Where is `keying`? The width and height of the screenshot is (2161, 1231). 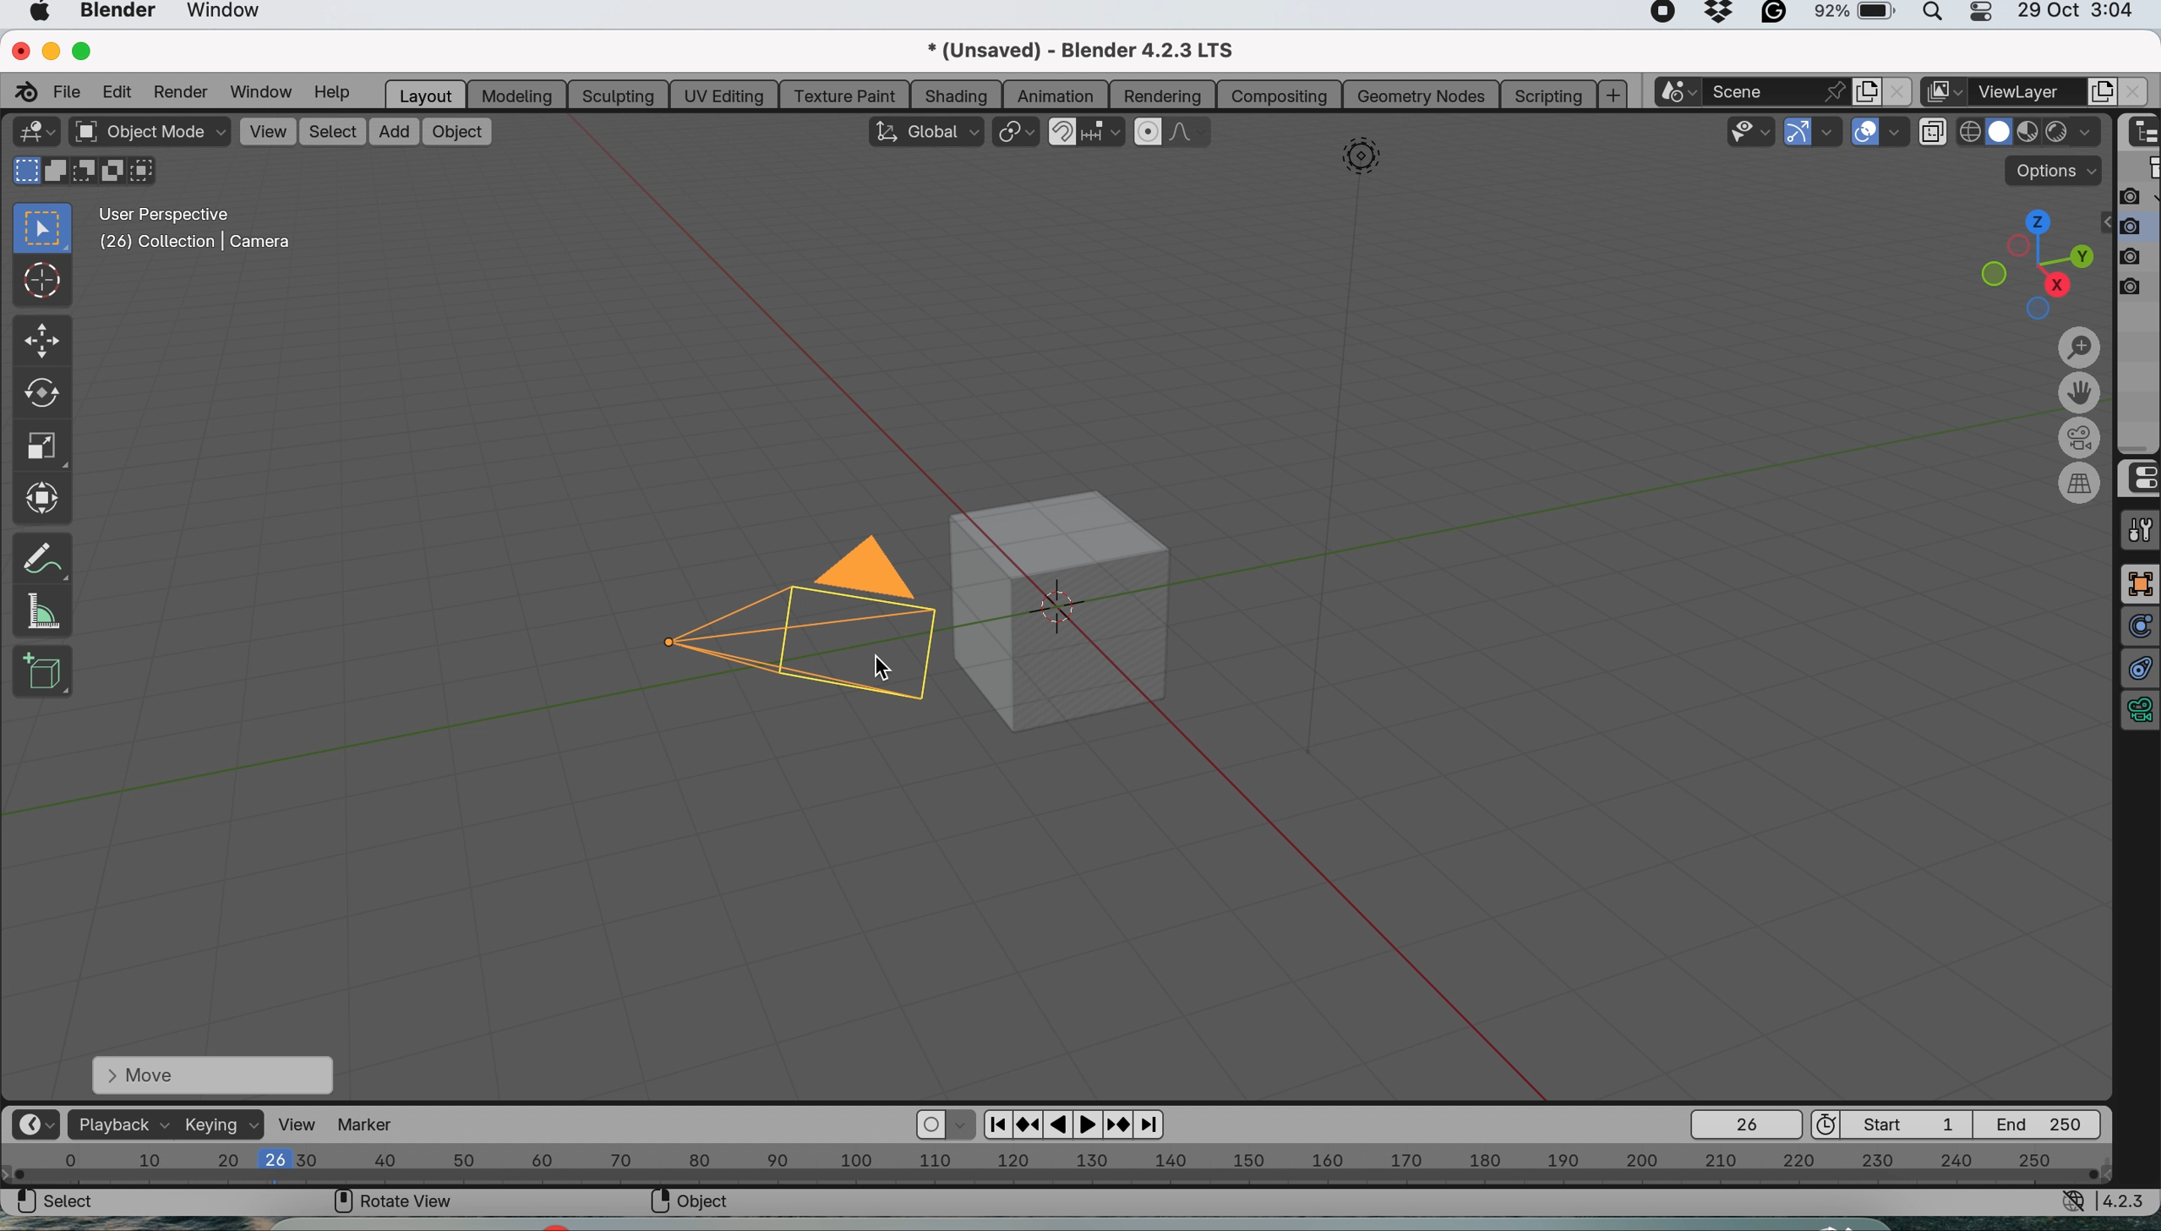 keying is located at coordinates (222, 1126).